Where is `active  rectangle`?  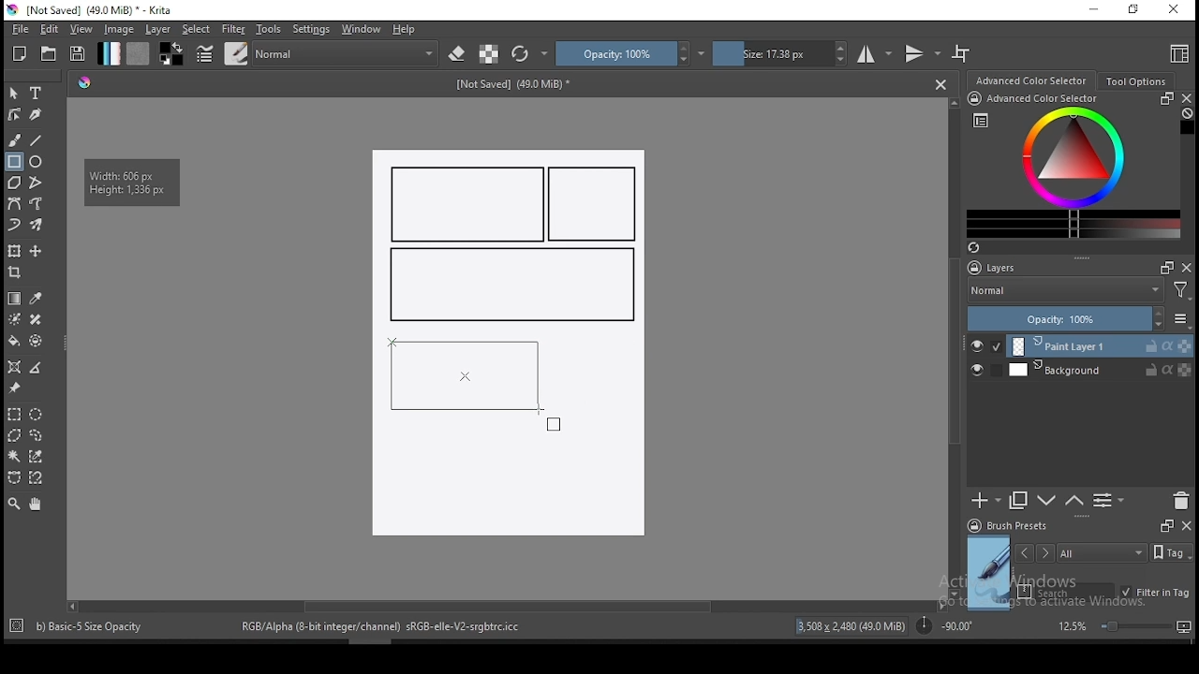
active  rectangle is located at coordinates (461, 375).